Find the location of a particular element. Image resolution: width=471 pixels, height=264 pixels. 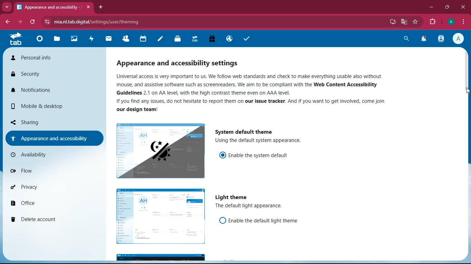

gift is located at coordinates (212, 38).